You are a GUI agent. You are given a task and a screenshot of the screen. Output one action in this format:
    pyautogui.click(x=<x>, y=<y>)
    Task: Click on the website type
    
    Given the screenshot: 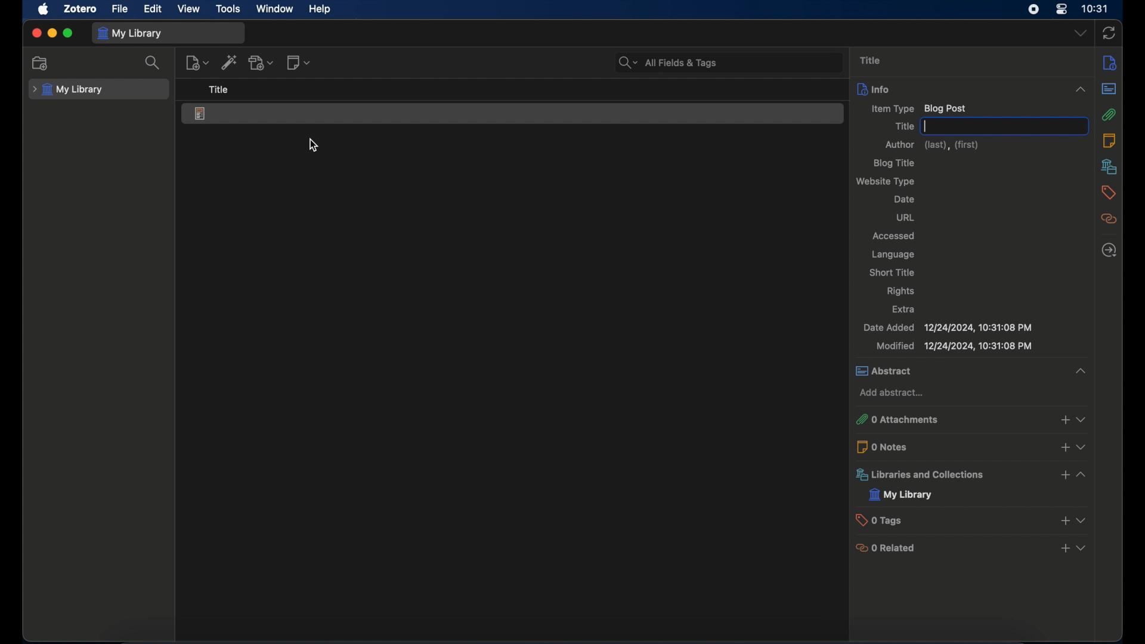 What is the action you would take?
    pyautogui.click(x=887, y=181)
    